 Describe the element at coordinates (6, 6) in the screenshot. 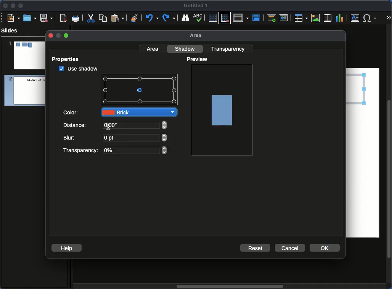

I see `Close` at that location.